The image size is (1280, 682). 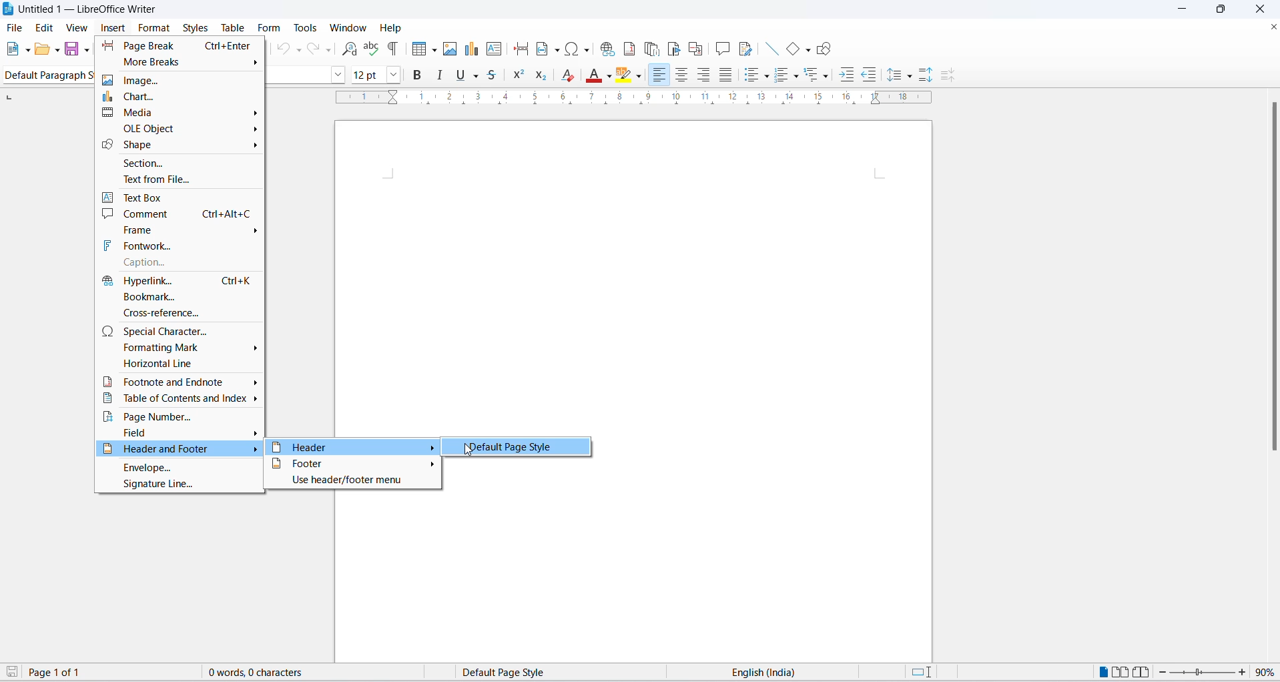 What do you see at coordinates (765, 672) in the screenshot?
I see `text language` at bounding box center [765, 672].